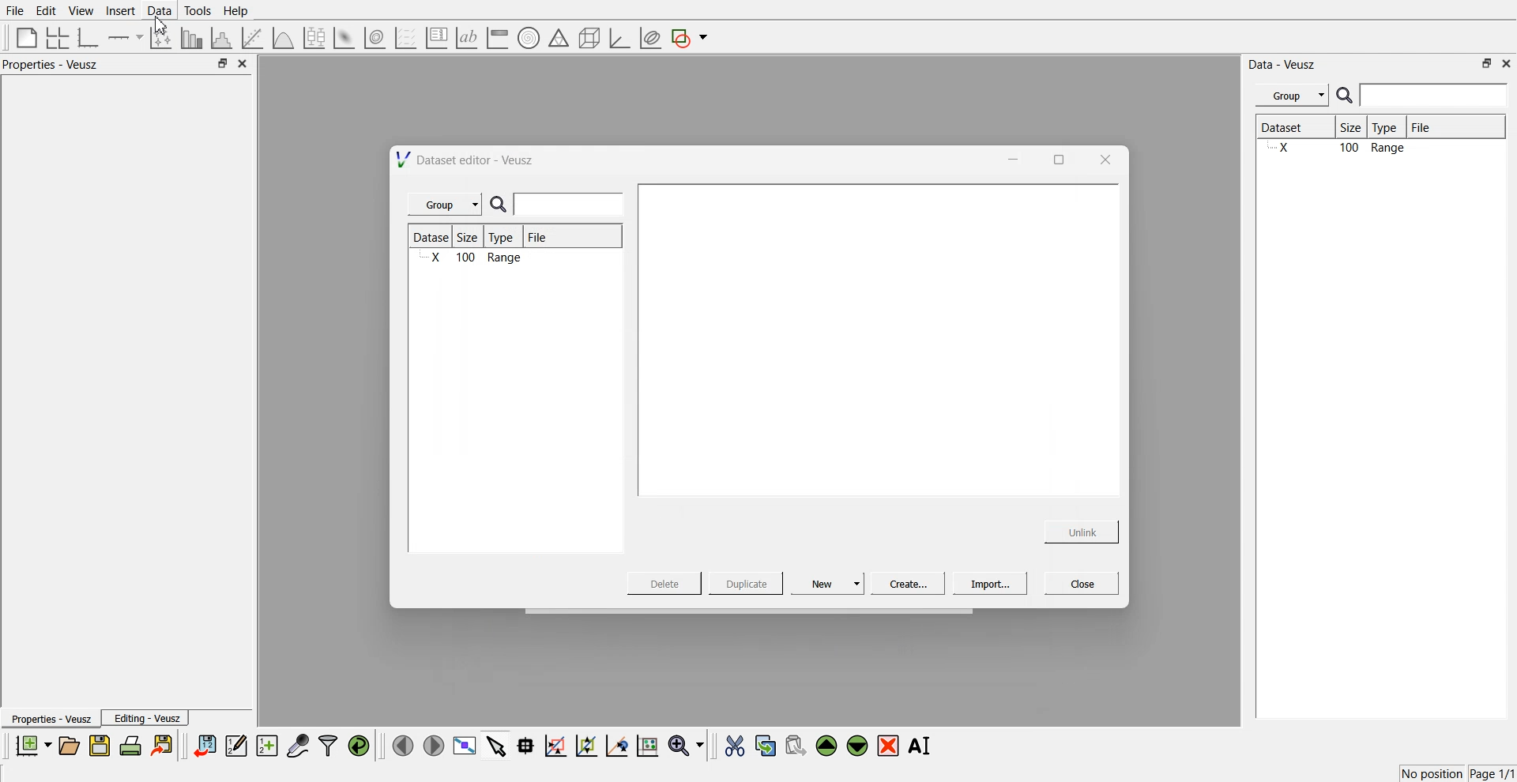  Describe the element at coordinates (80, 11) in the screenshot. I see `View` at that location.